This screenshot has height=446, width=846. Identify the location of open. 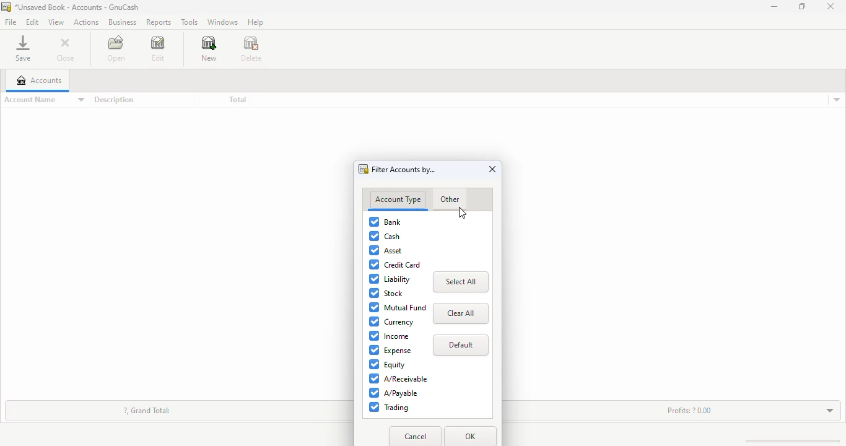
(116, 48).